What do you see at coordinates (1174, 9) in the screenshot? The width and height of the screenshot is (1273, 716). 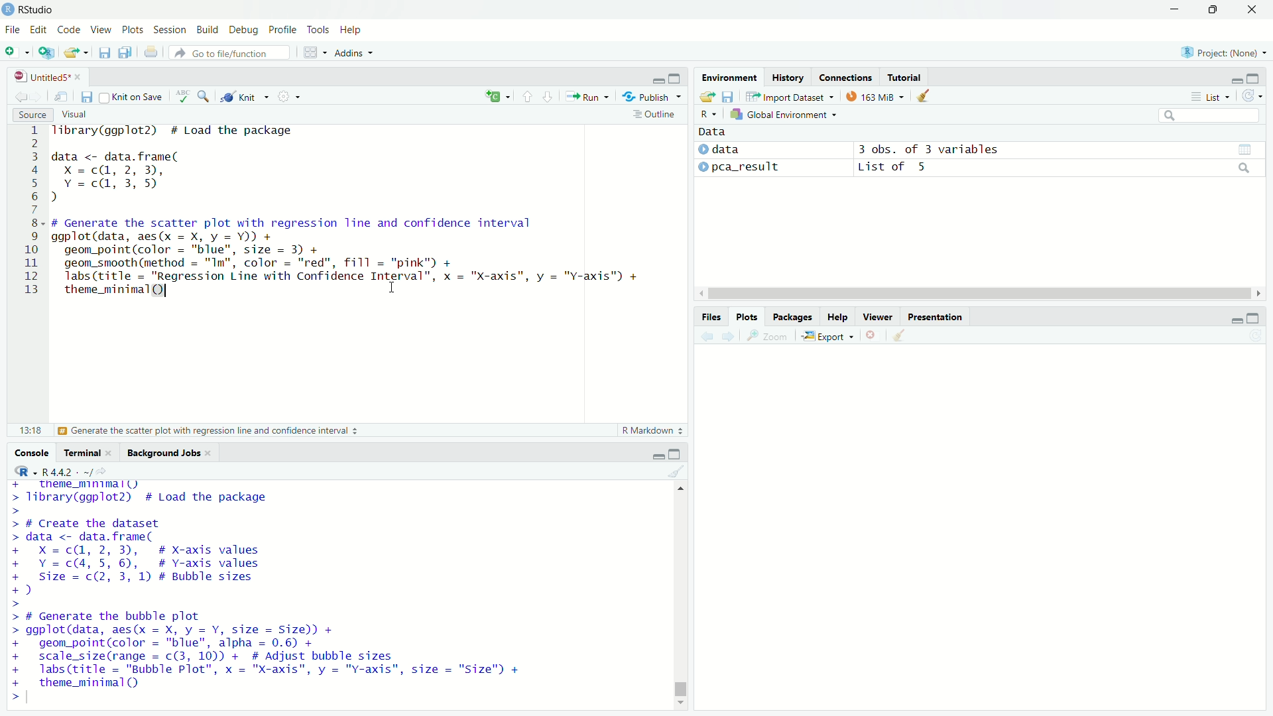 I see `minimize` at bounding box center [1174, 9].